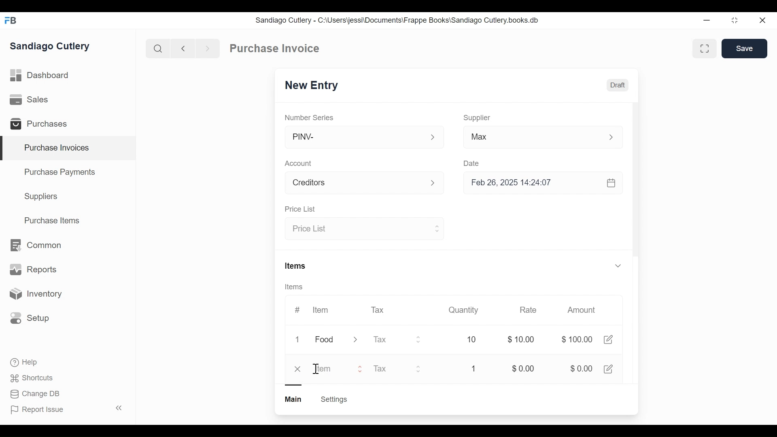  What do you see at coordinates (420, 369) in the screenshot?
I see `Expand` at bounding box center [420, 369].